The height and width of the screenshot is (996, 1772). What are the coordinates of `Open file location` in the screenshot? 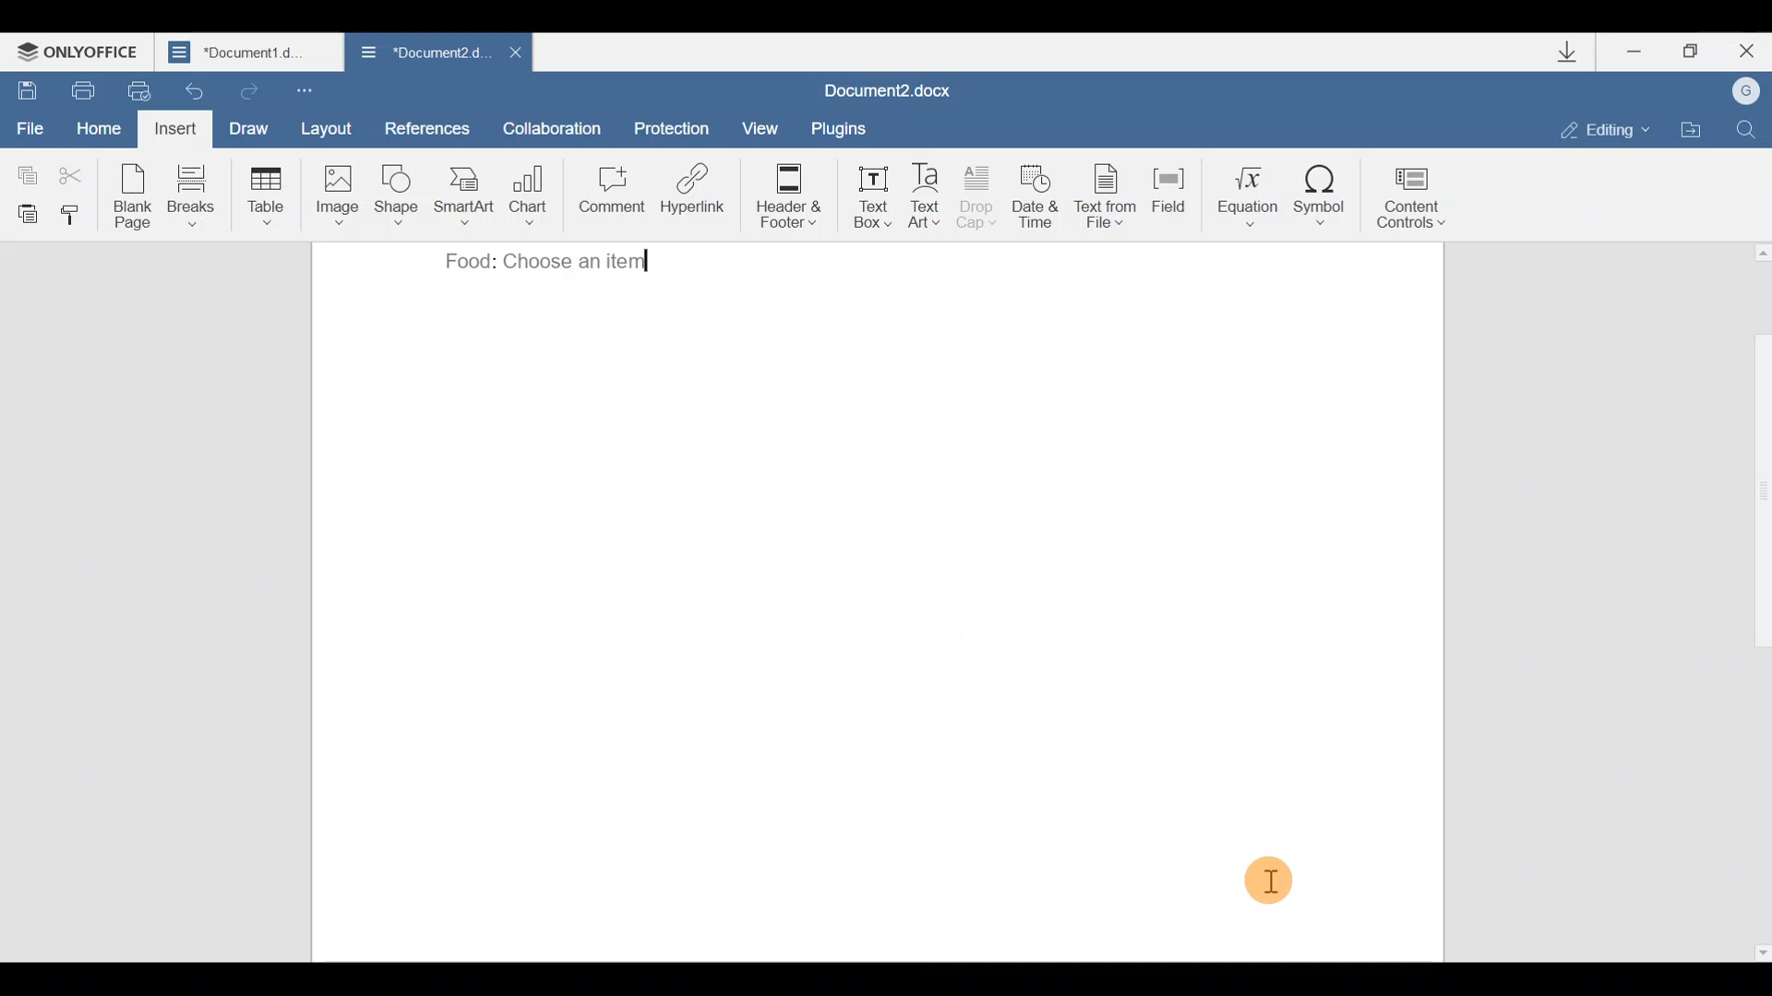 It's located at (1694, 128).